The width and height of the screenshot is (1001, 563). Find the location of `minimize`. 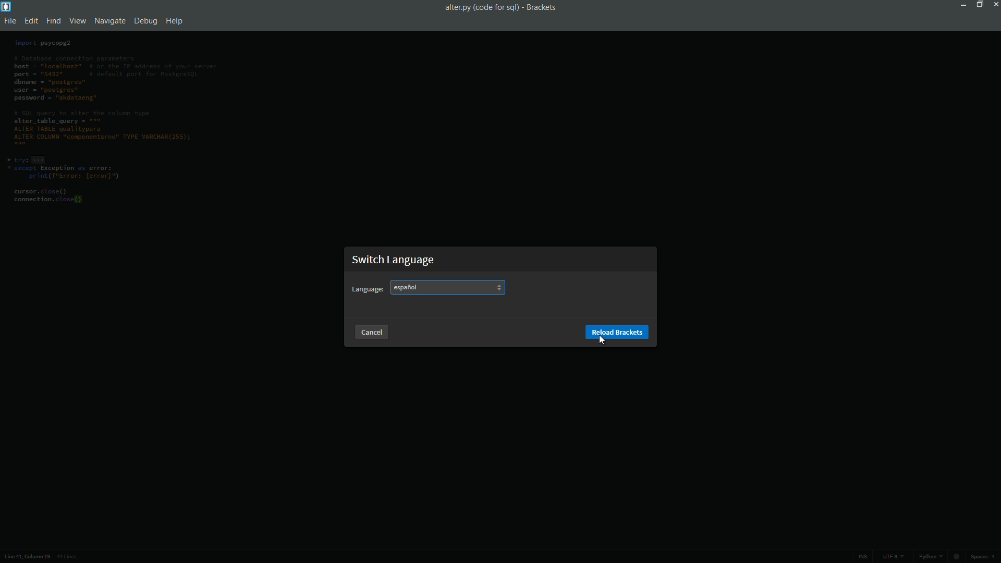

minimize is located at coordinates (965, 6).